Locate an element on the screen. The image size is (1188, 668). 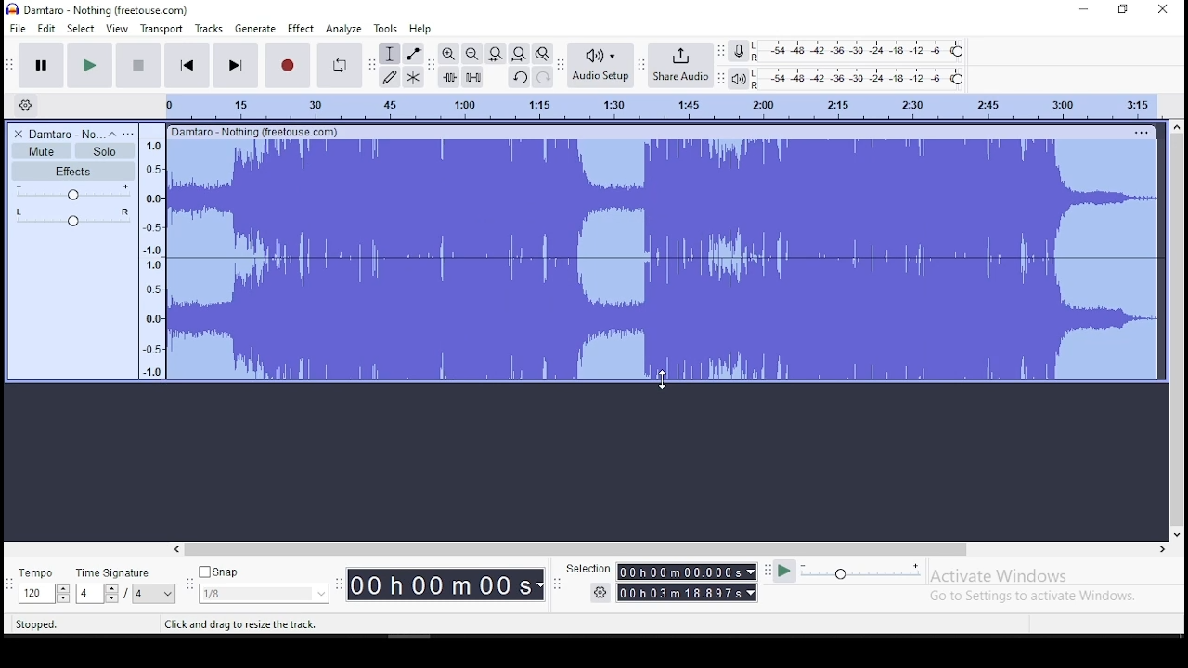
edit is located at coordinates (48, 28).